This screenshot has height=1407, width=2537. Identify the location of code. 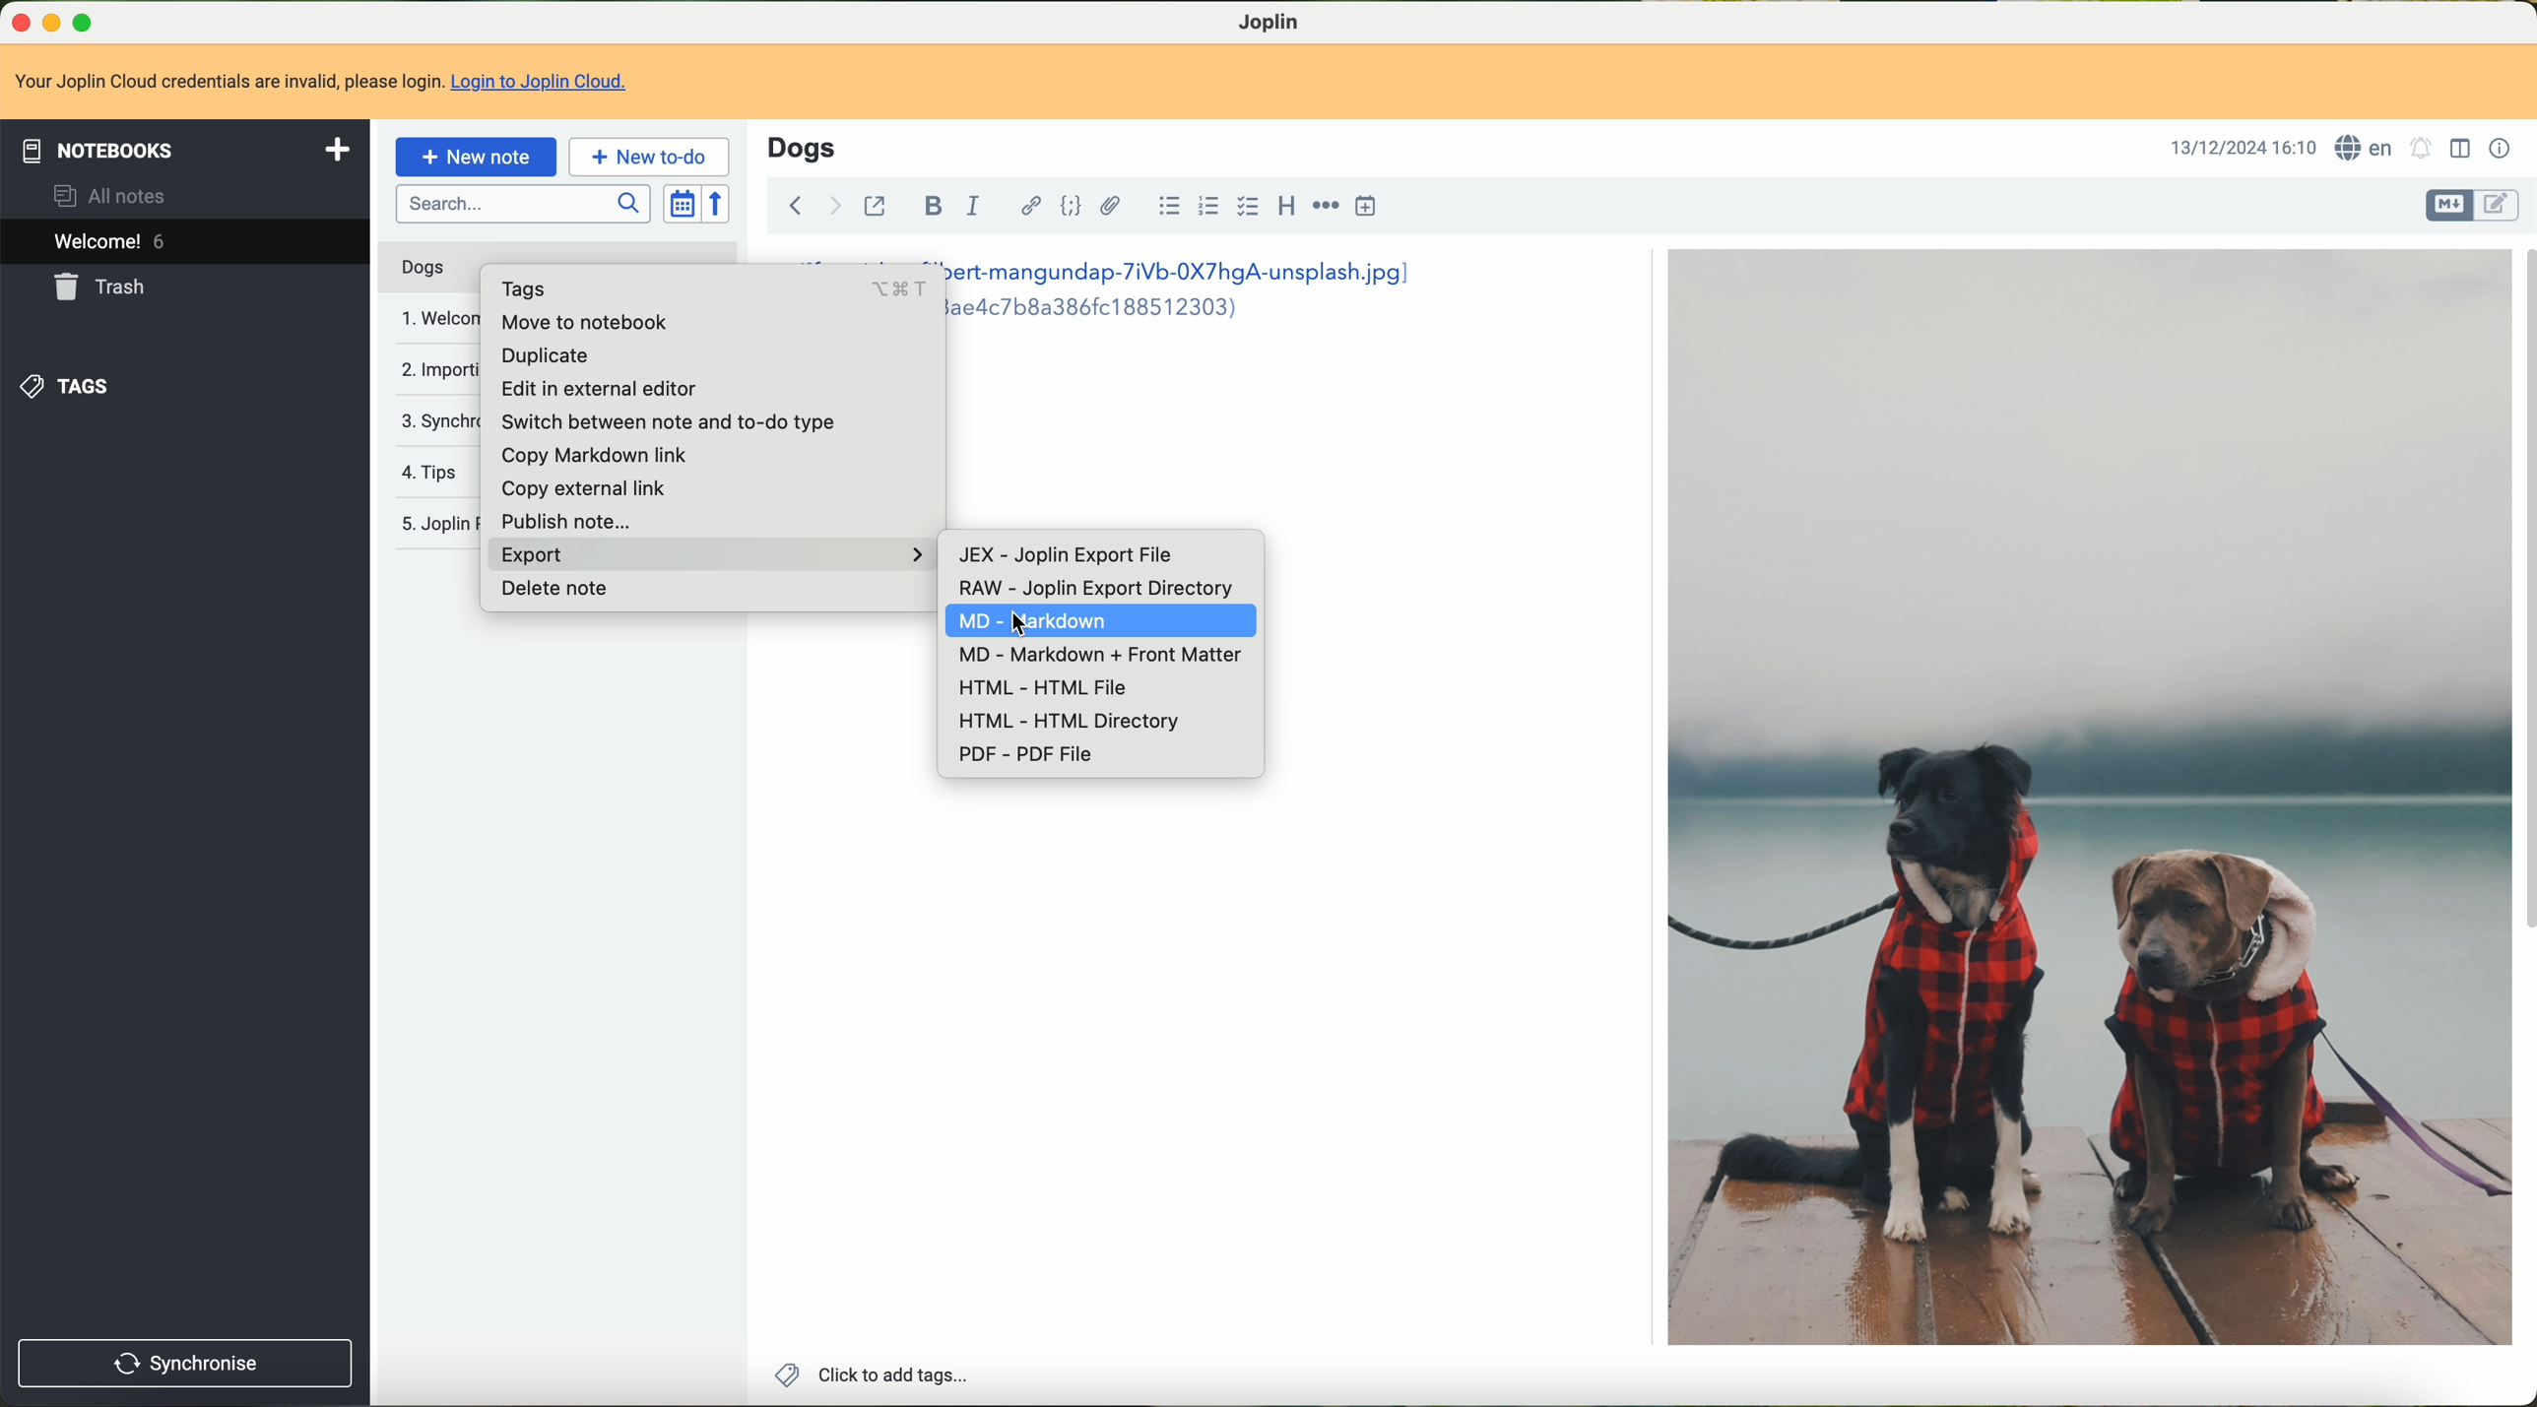
(1073, 208).